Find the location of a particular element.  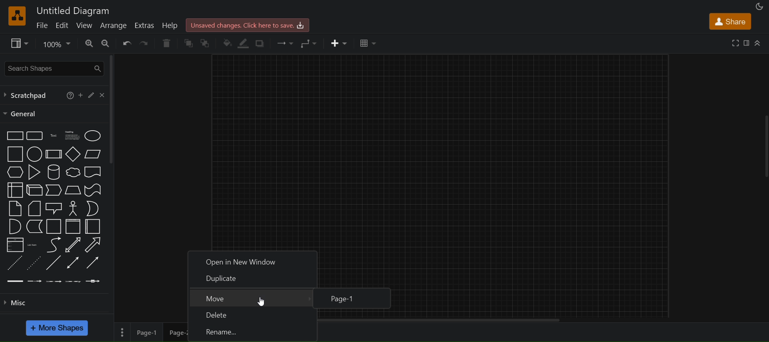

circle is located at coordinates (34, 154).